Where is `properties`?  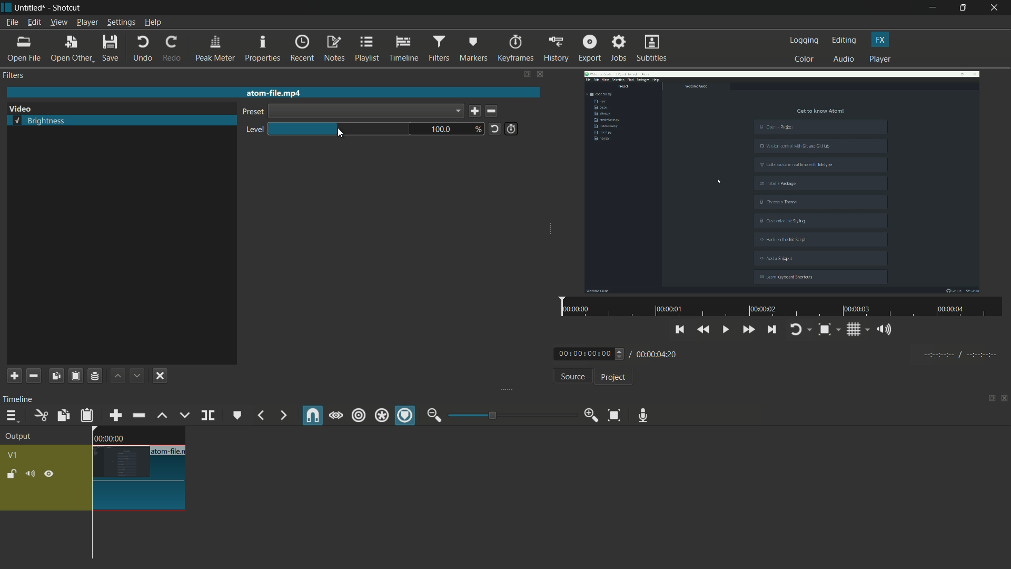 properties is located at coordinates (262, 49).